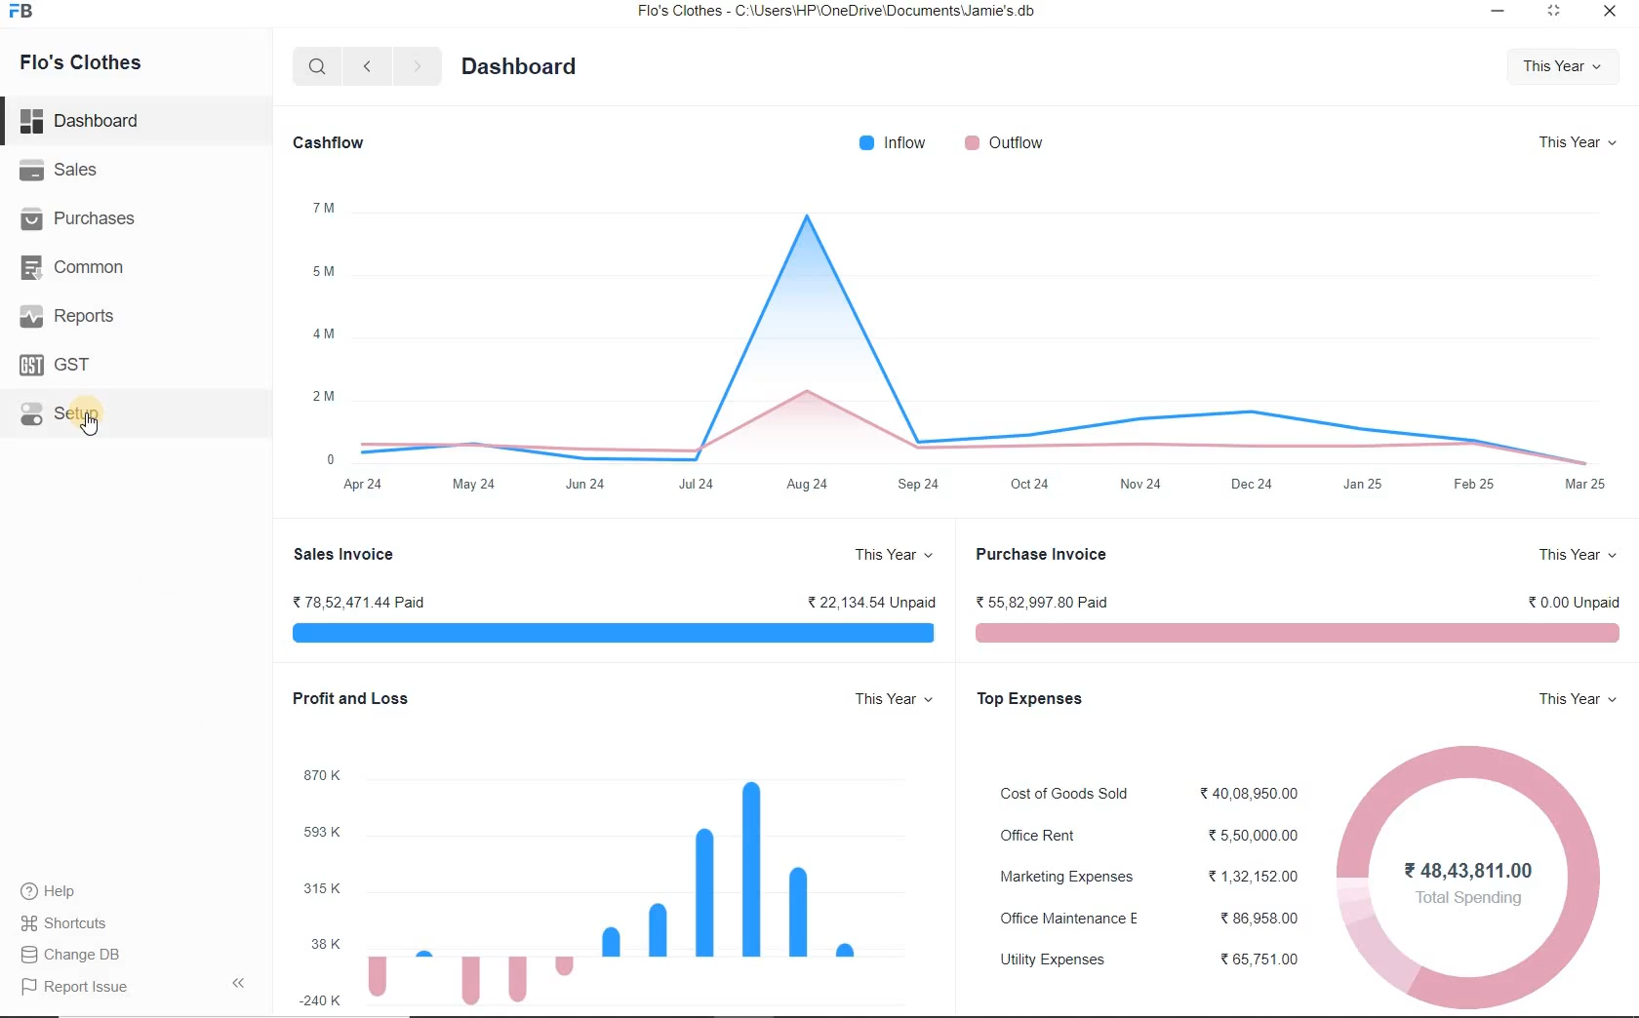 This screenshot has height=1018, width=1639. I want to click on purchase invoice visualization, so click(1297, 632).